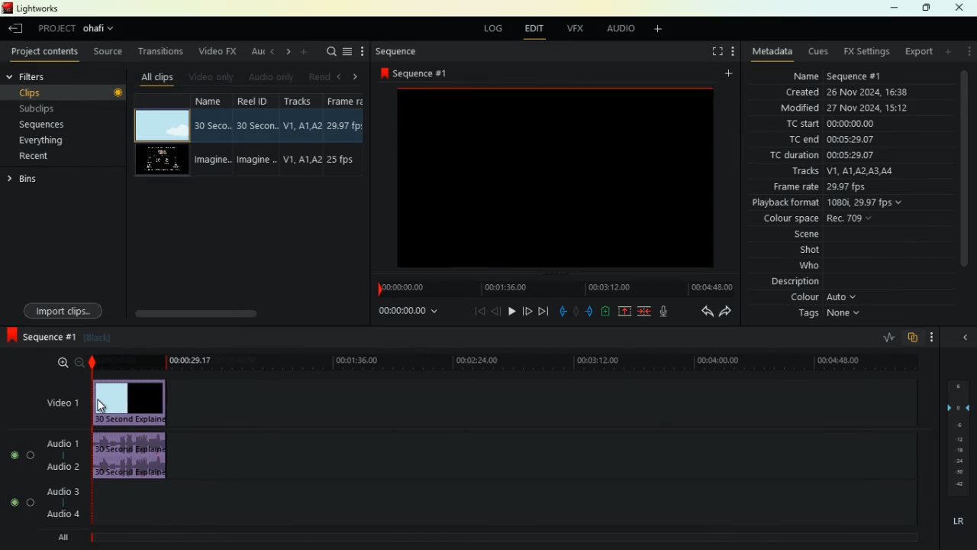  I want to click on more, so click(730, 51).